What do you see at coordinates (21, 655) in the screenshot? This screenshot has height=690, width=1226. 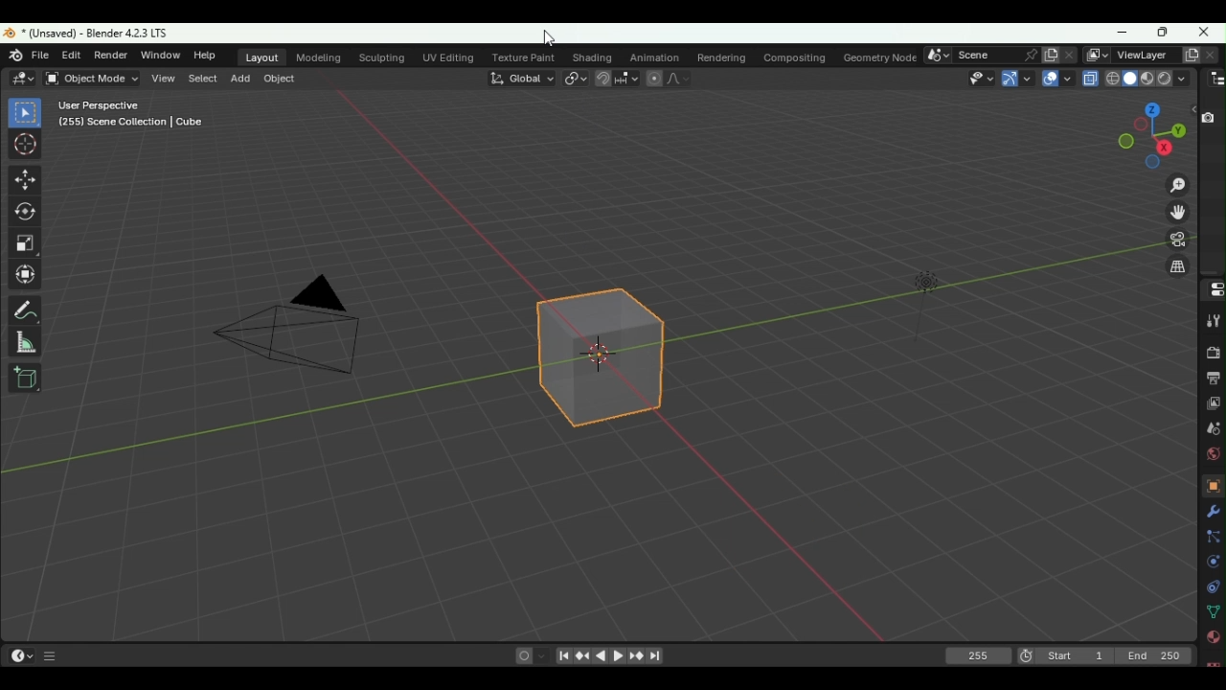 I see `Editor type` at bounding box center [21, 655].